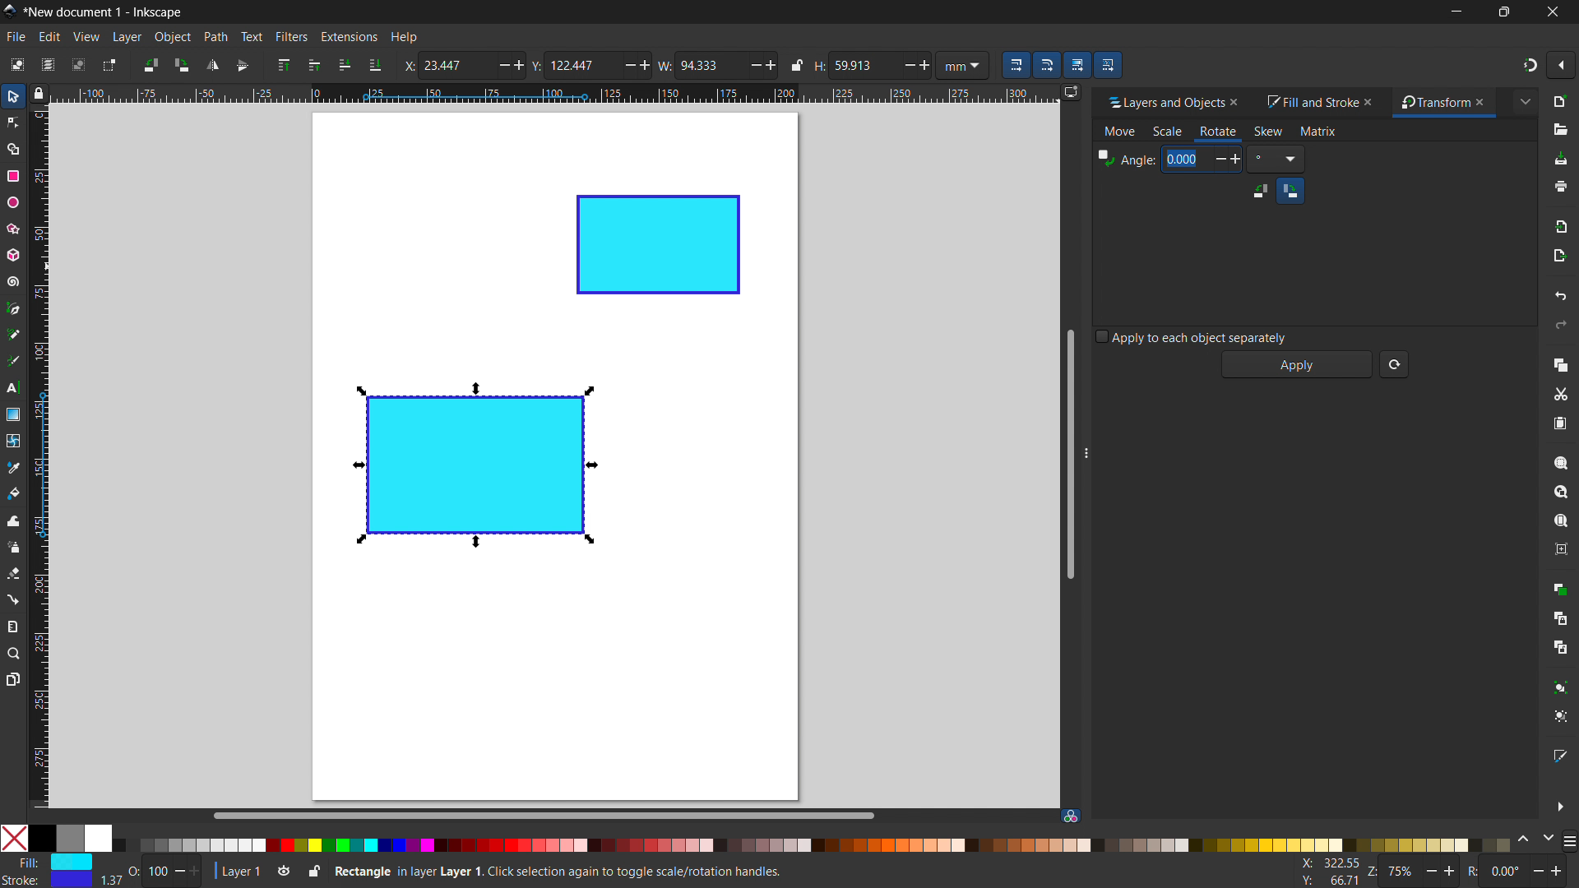  Describe the element at coordinates (15, 837) in the screenshot. I see `No color` at that location.